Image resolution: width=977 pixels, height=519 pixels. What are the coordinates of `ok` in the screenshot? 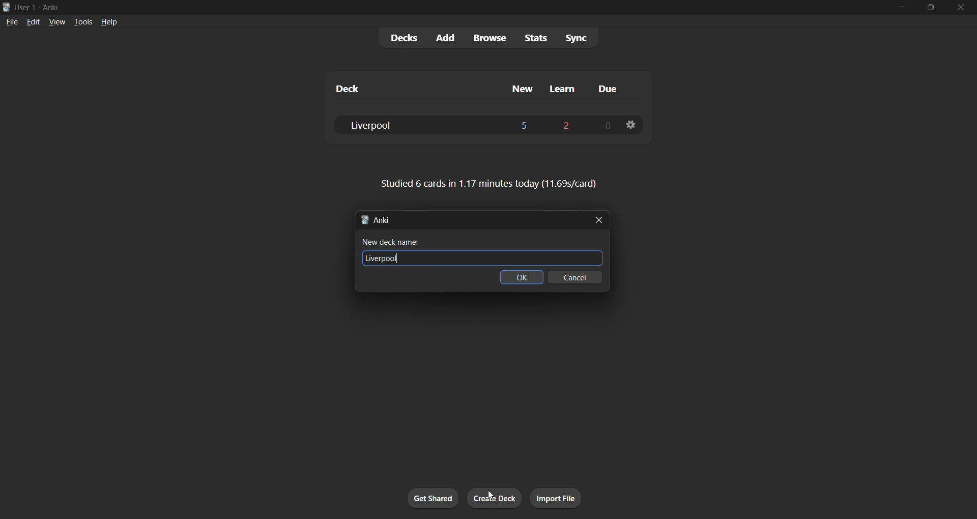 It's located at (520, 277).